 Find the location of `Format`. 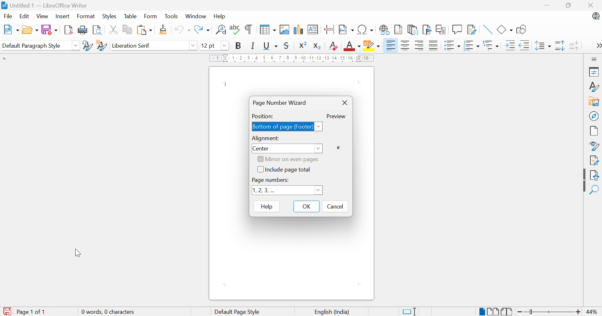

Format is located at coordinates (85, 16).